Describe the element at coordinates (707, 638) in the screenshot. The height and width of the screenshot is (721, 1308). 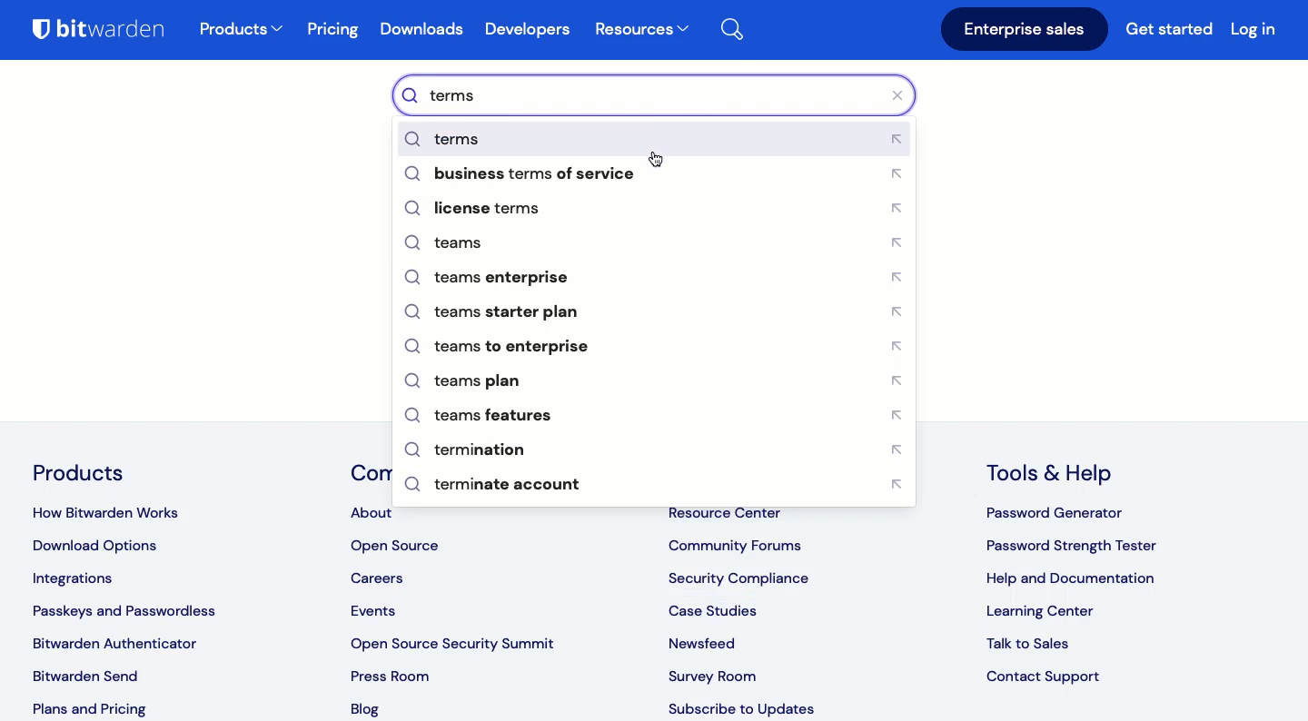
I see `newsfeed` at that location.